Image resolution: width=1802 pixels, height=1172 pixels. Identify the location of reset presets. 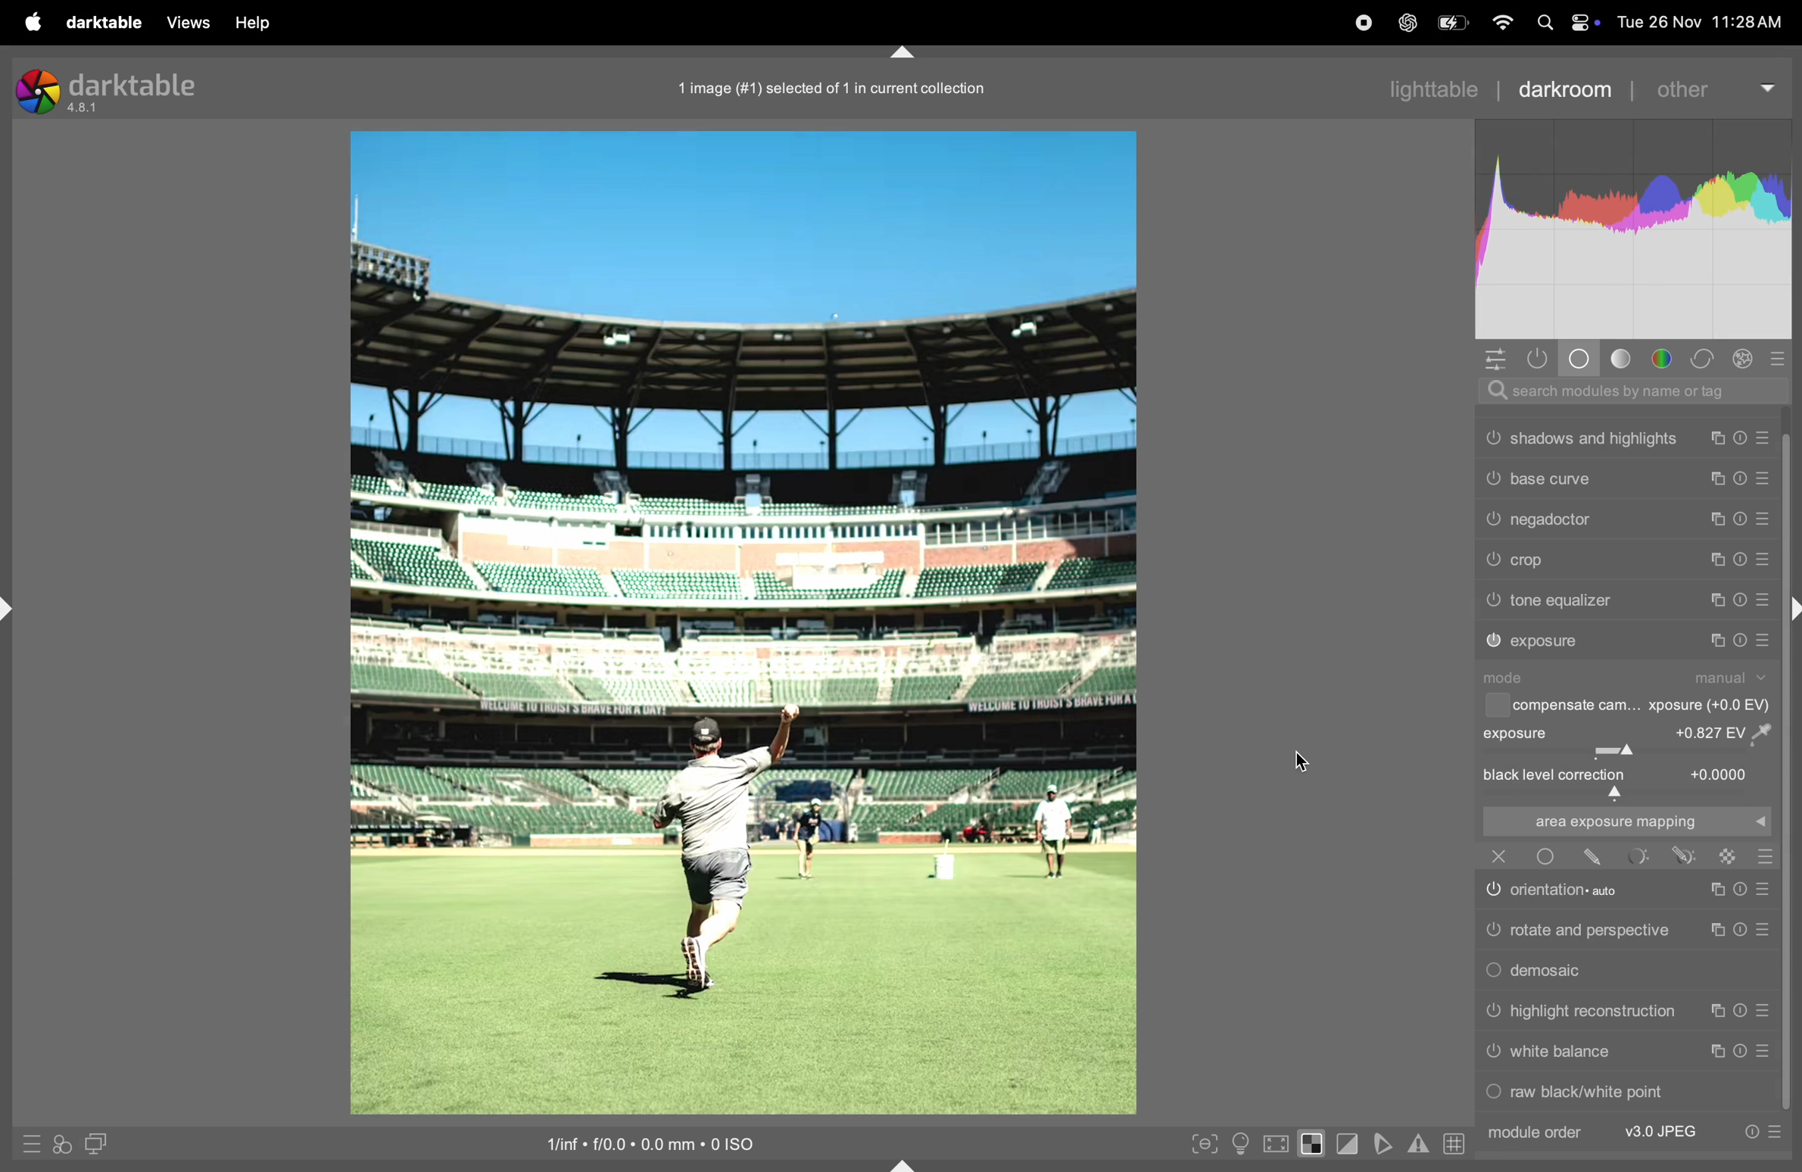
(1741, 481).